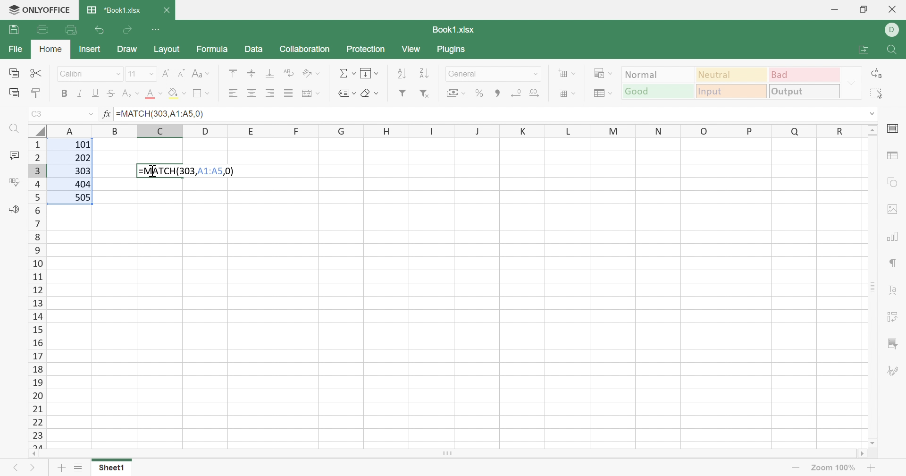 This screenshot has width=906, height=476. What do you see at coordinates (132, 74) in the screenshot?
I see `11` at bounding box center [132, 74].